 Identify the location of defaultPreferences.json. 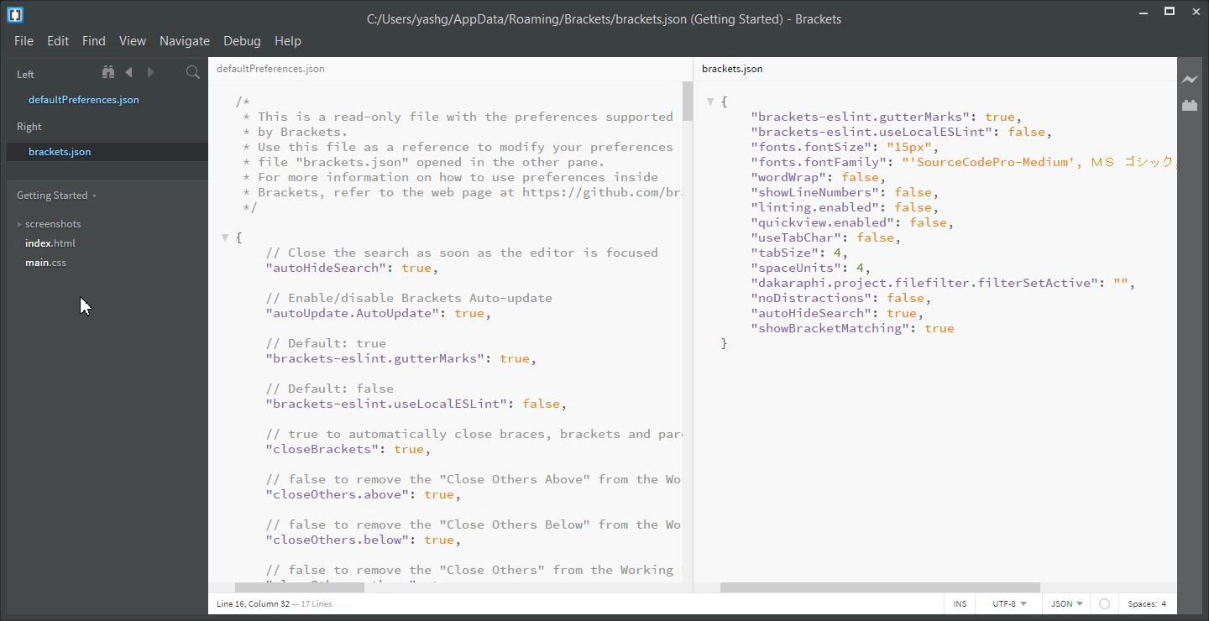
(95, 100).